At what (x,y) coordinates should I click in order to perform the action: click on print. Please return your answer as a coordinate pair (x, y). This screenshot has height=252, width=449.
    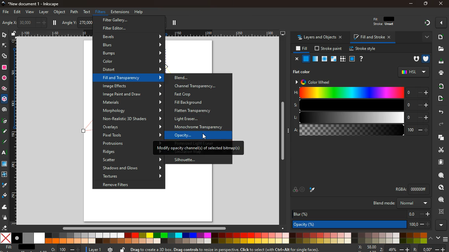
    Looking at the image, I should click on (440, 73).